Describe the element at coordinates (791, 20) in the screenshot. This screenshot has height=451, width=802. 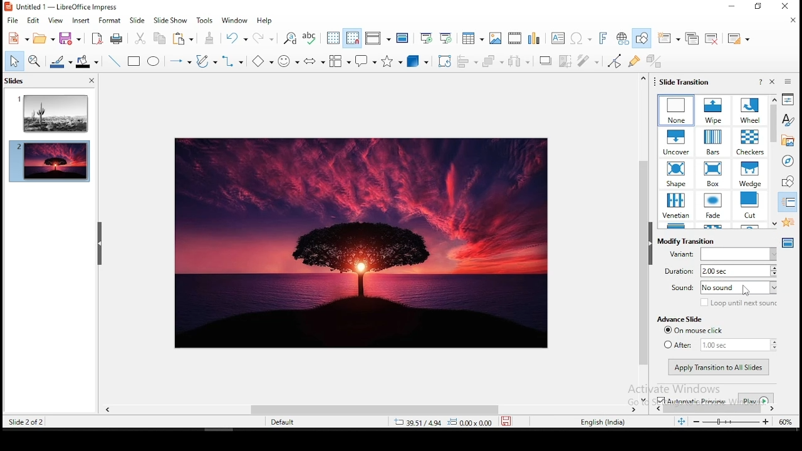
I see `close` at that location.